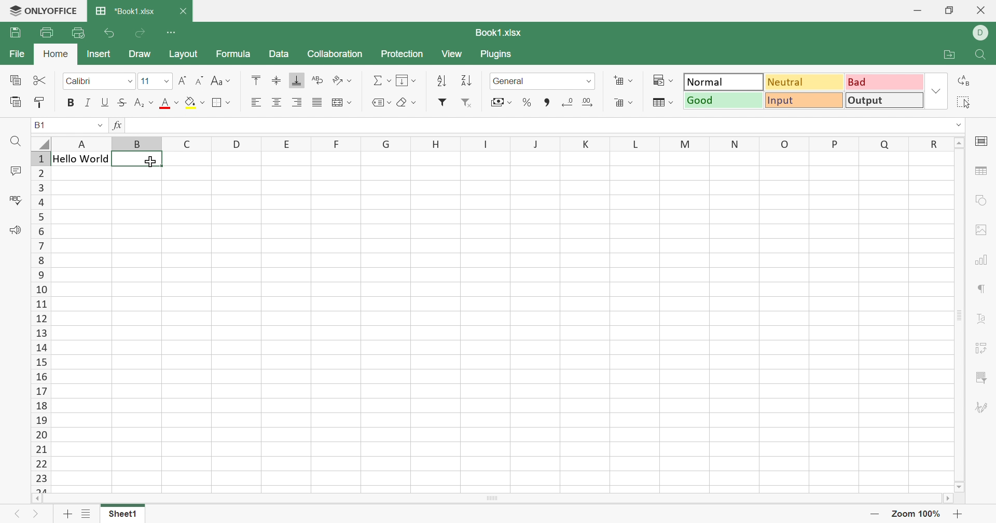 This screenshot has height=523, width=996. I want to click on Align middle, so click(276, 79).